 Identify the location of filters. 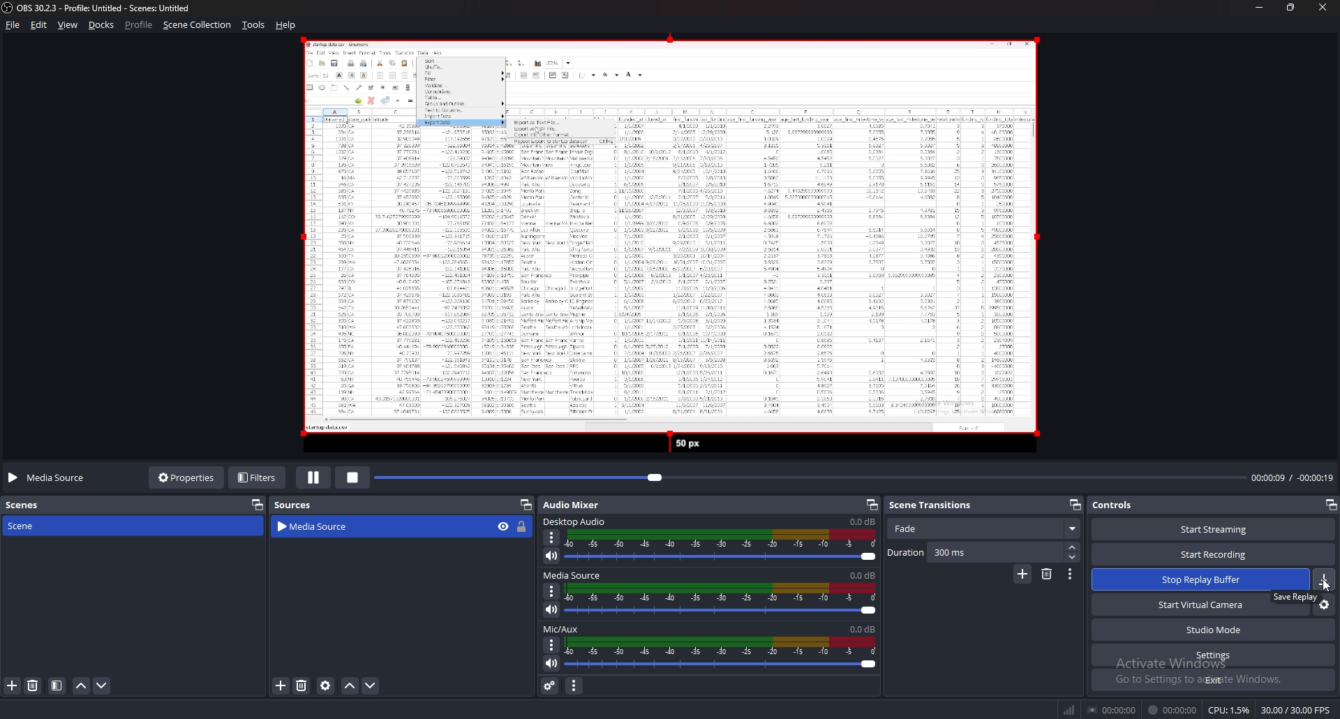
(258, 478).